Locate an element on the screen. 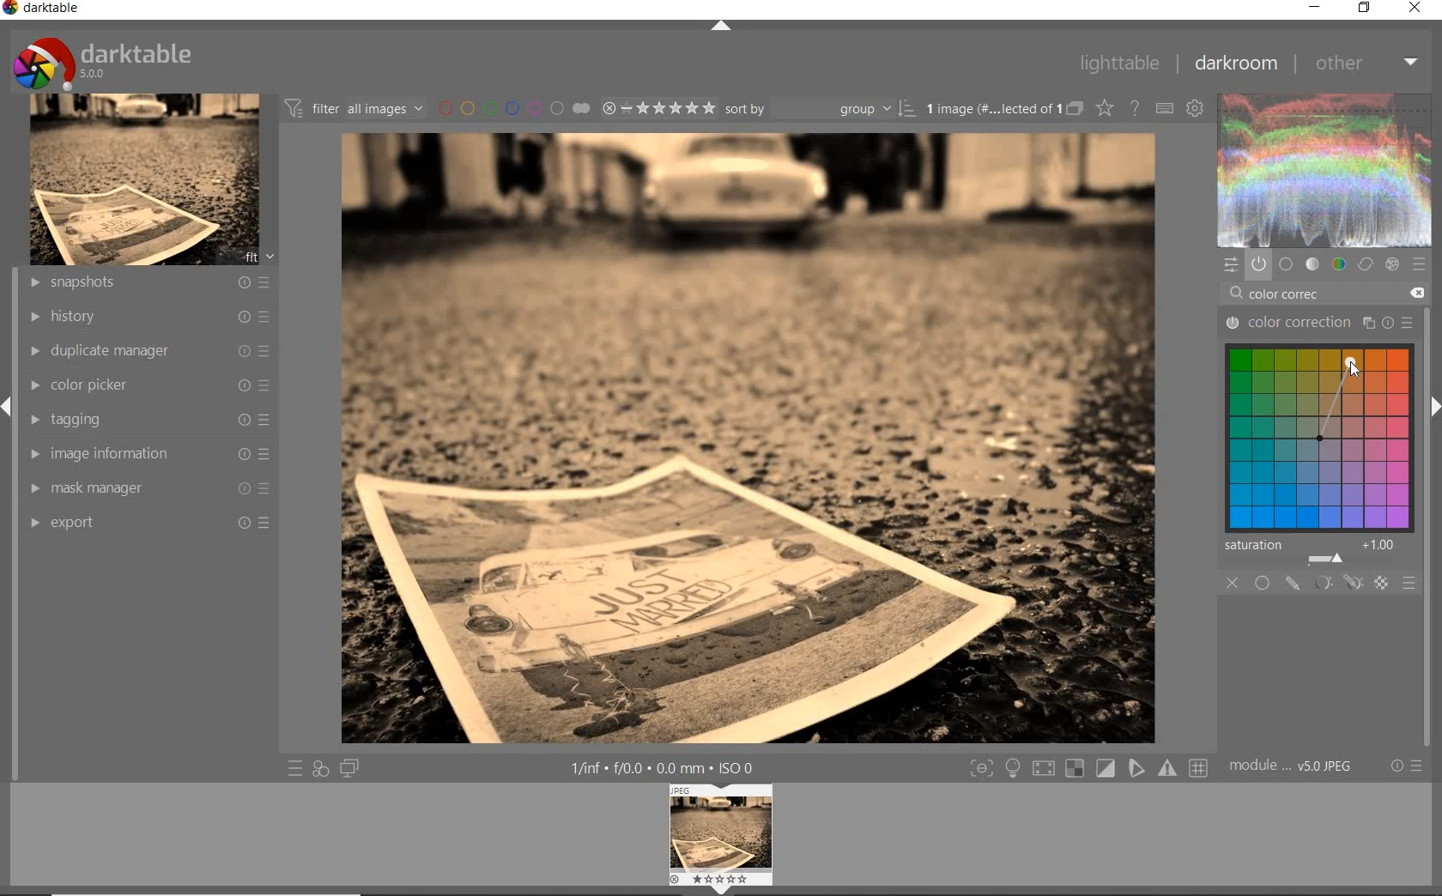  sort is located at coordinates (821, 108).